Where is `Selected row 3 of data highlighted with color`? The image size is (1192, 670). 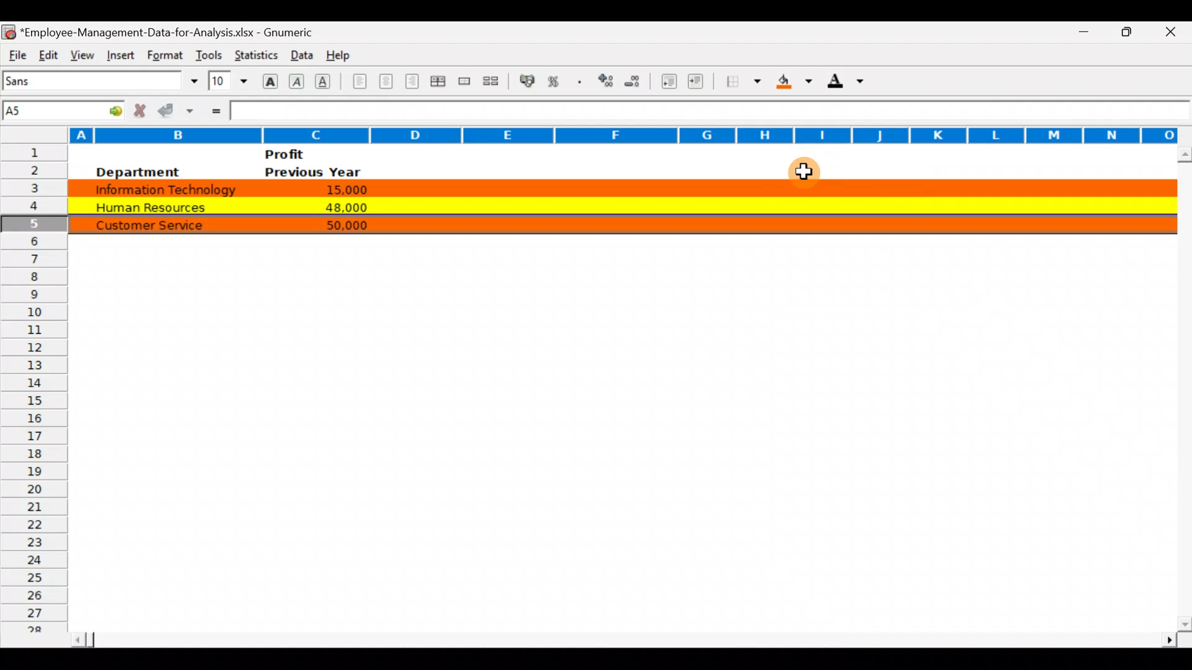 Selected row 3 of data highlighted with color is located at coordinates (617, 186).